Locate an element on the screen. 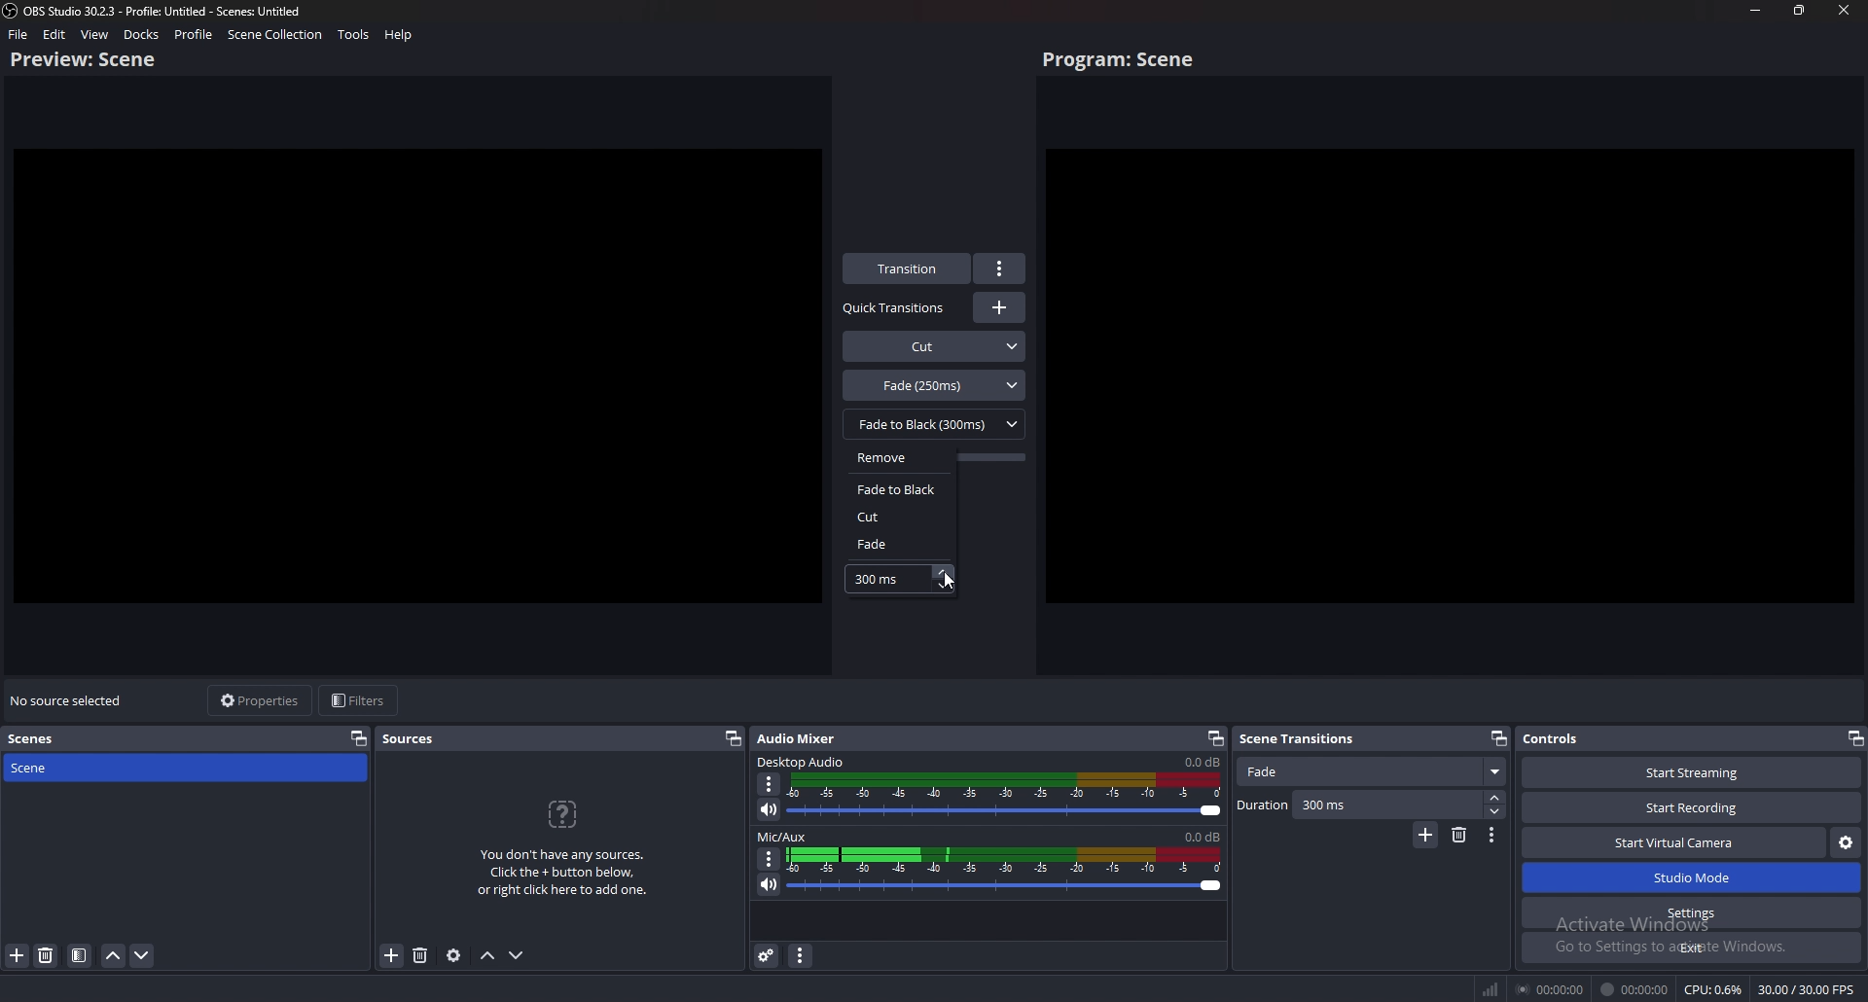 This screenshot has height=1002, width=1868. transition is located at coordinates (909, 268).